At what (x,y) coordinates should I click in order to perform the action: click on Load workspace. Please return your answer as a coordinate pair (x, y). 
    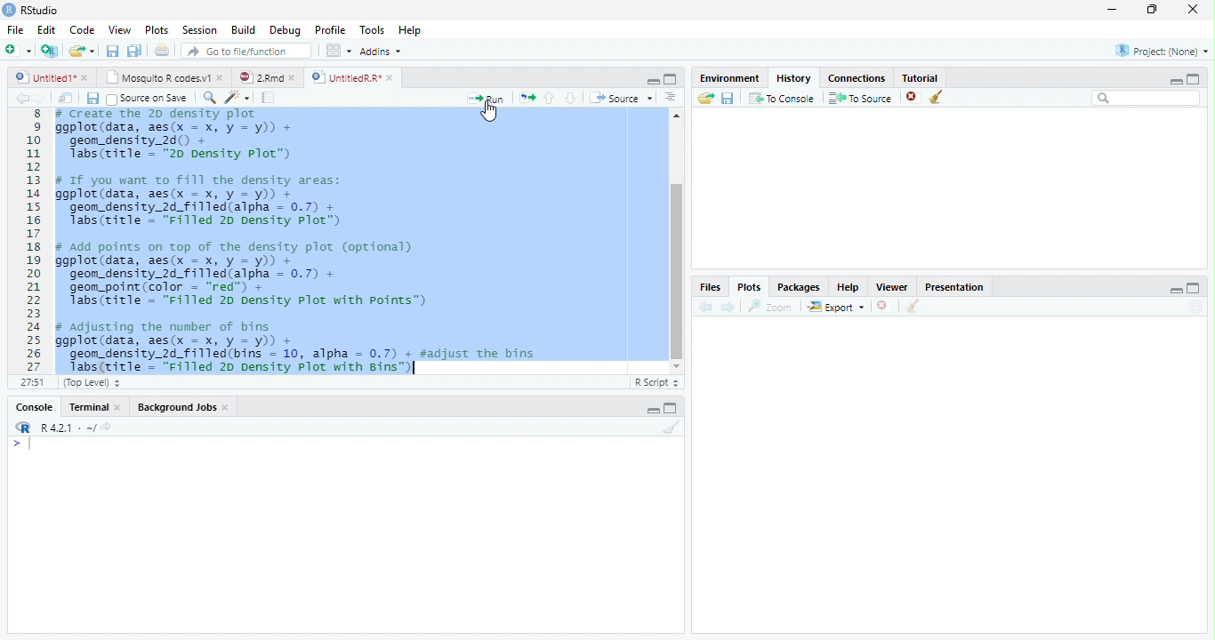
    Looking at the image, I should click on (704, 99).